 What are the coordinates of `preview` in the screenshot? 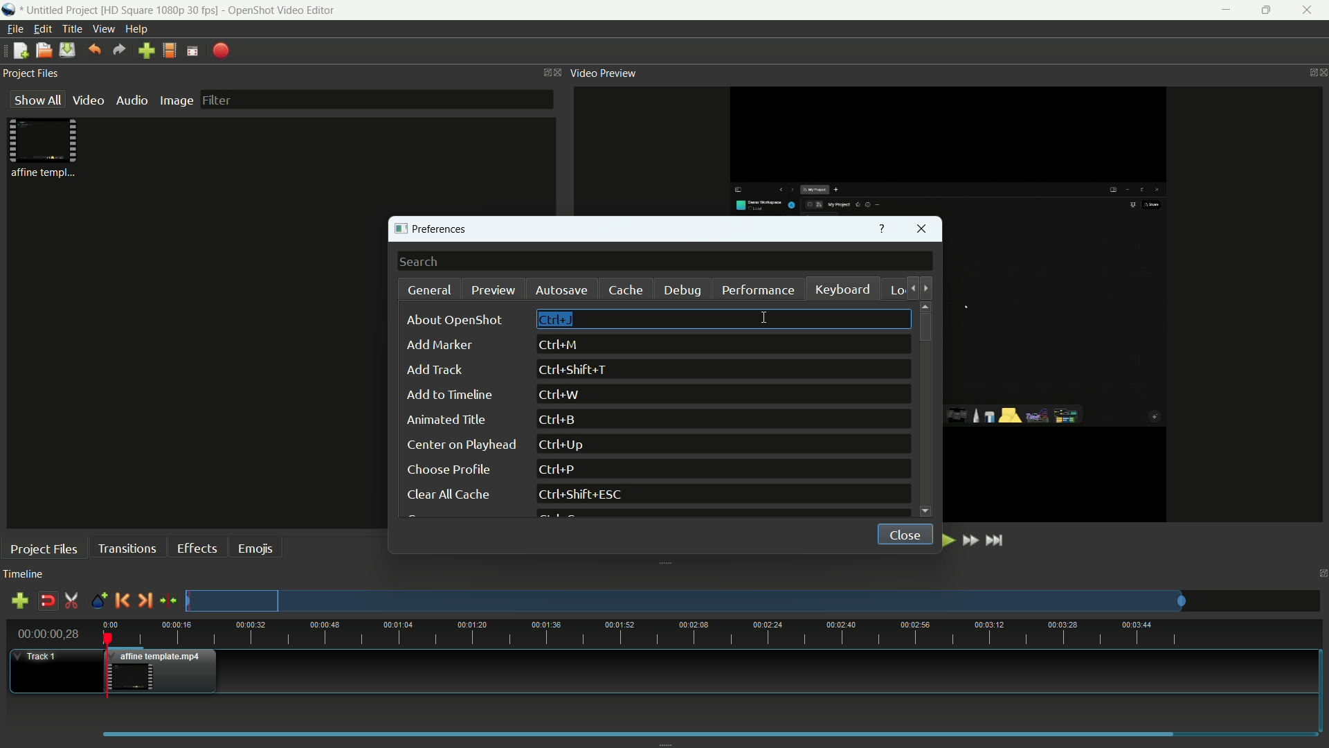 It's located at (494, 290).